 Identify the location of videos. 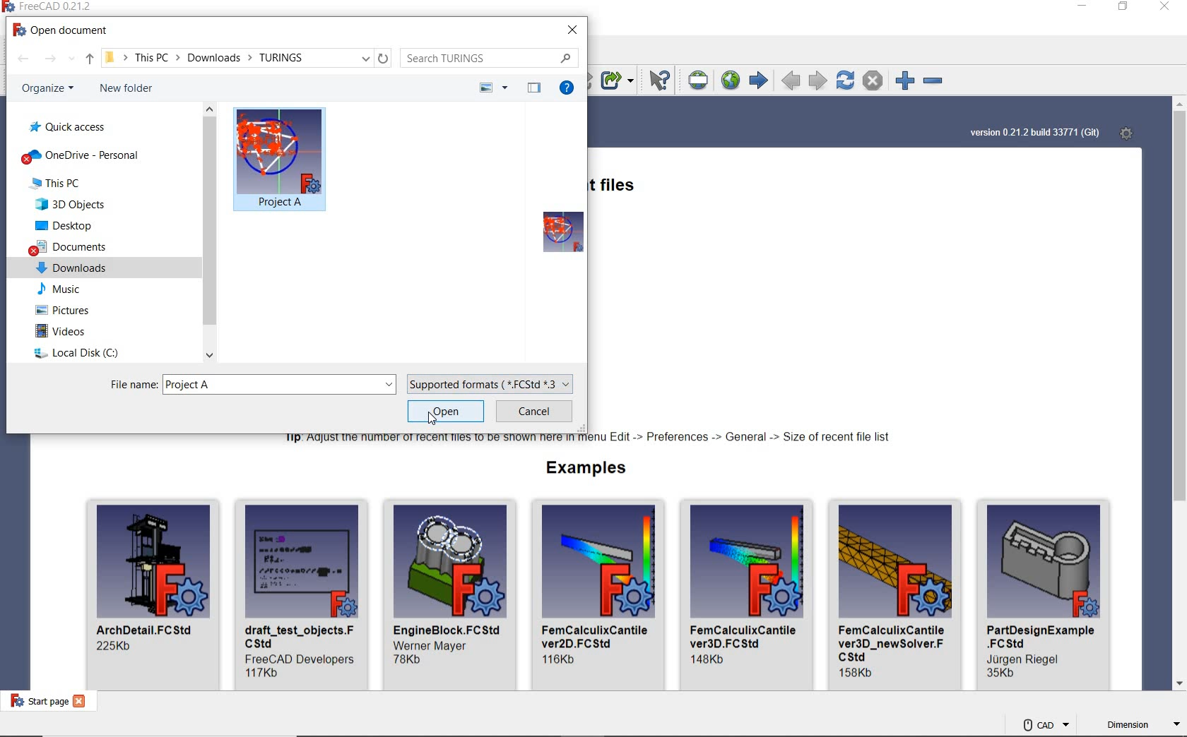
(60, 329).